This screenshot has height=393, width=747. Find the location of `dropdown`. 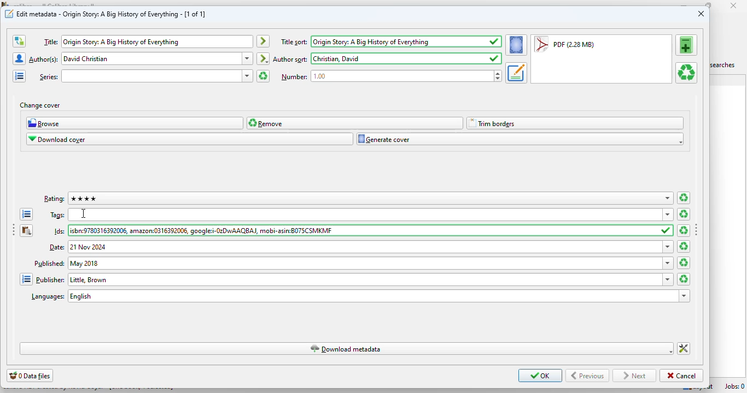

dropdown is located at coordinates (668, 279).